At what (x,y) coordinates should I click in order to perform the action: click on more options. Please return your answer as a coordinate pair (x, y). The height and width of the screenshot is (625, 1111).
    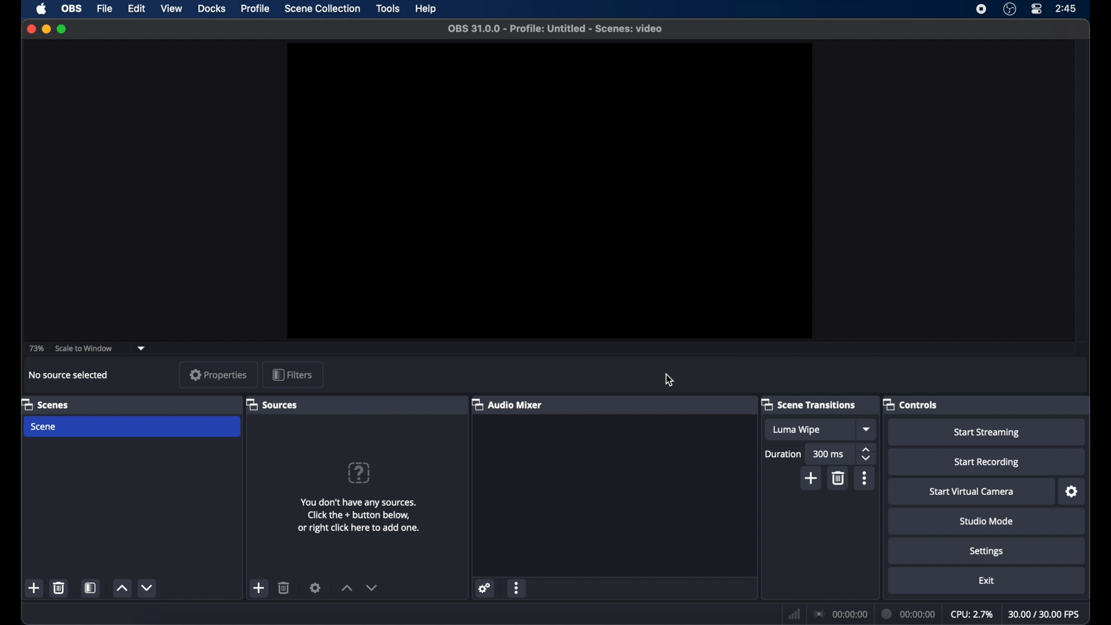
    Looking at the image, I should click on (517, 588).